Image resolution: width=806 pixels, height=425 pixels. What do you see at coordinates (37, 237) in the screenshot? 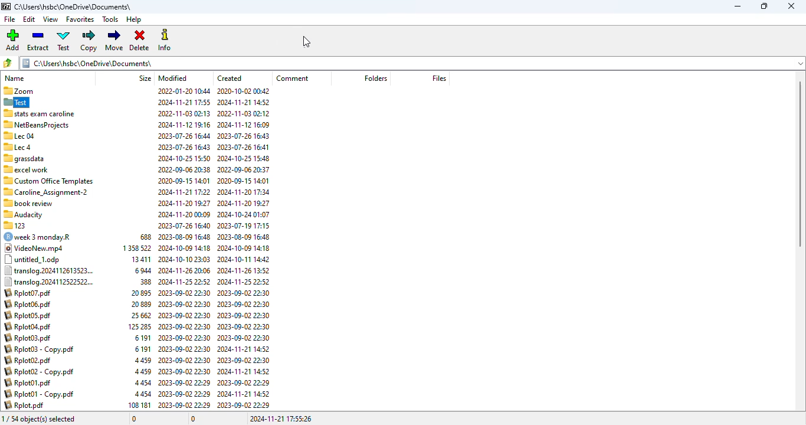
I see `week 3 monday.R` at bounding box center [37, 237].